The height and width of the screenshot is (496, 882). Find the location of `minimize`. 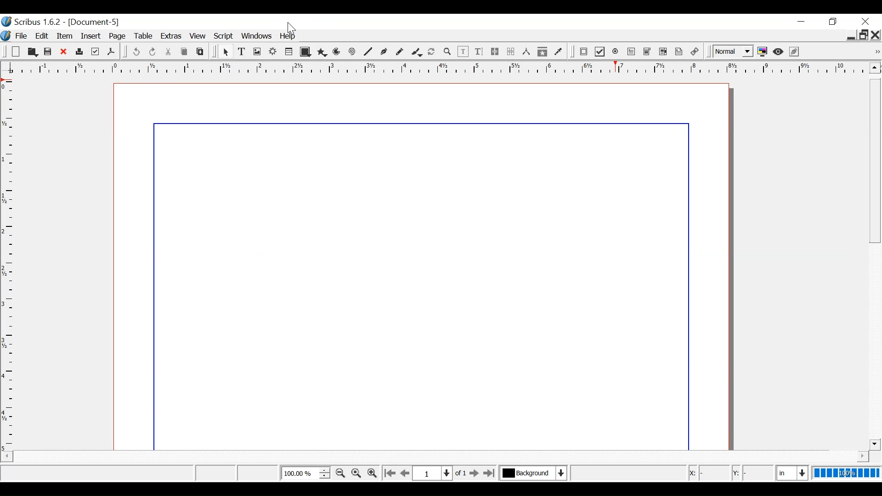

minimize is located at coordinates (801, 22).